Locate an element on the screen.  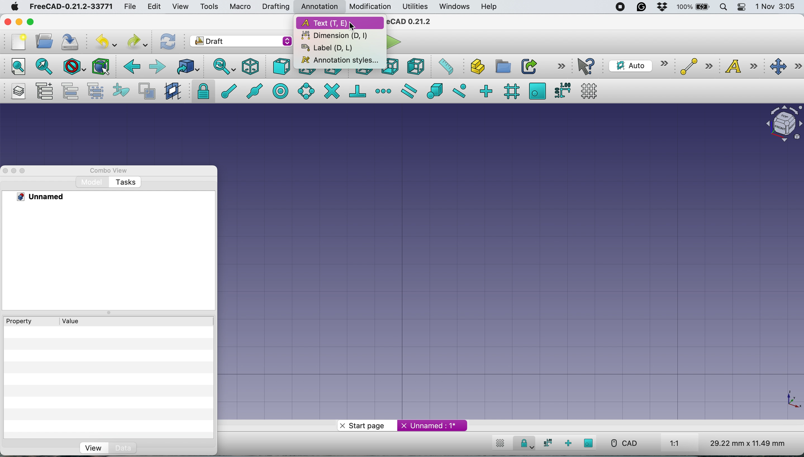
Selection filter is located at coordinates (102, 66).